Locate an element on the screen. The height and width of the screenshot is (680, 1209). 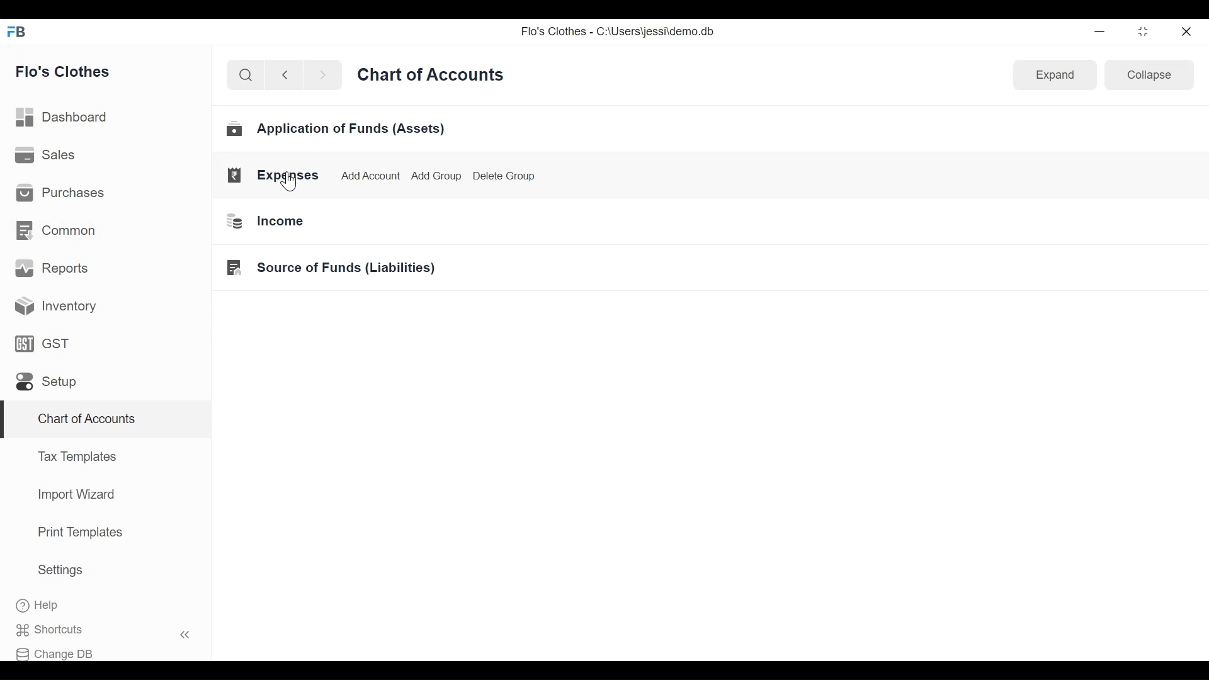
Tax Templates is located at coordinates (76, 456).